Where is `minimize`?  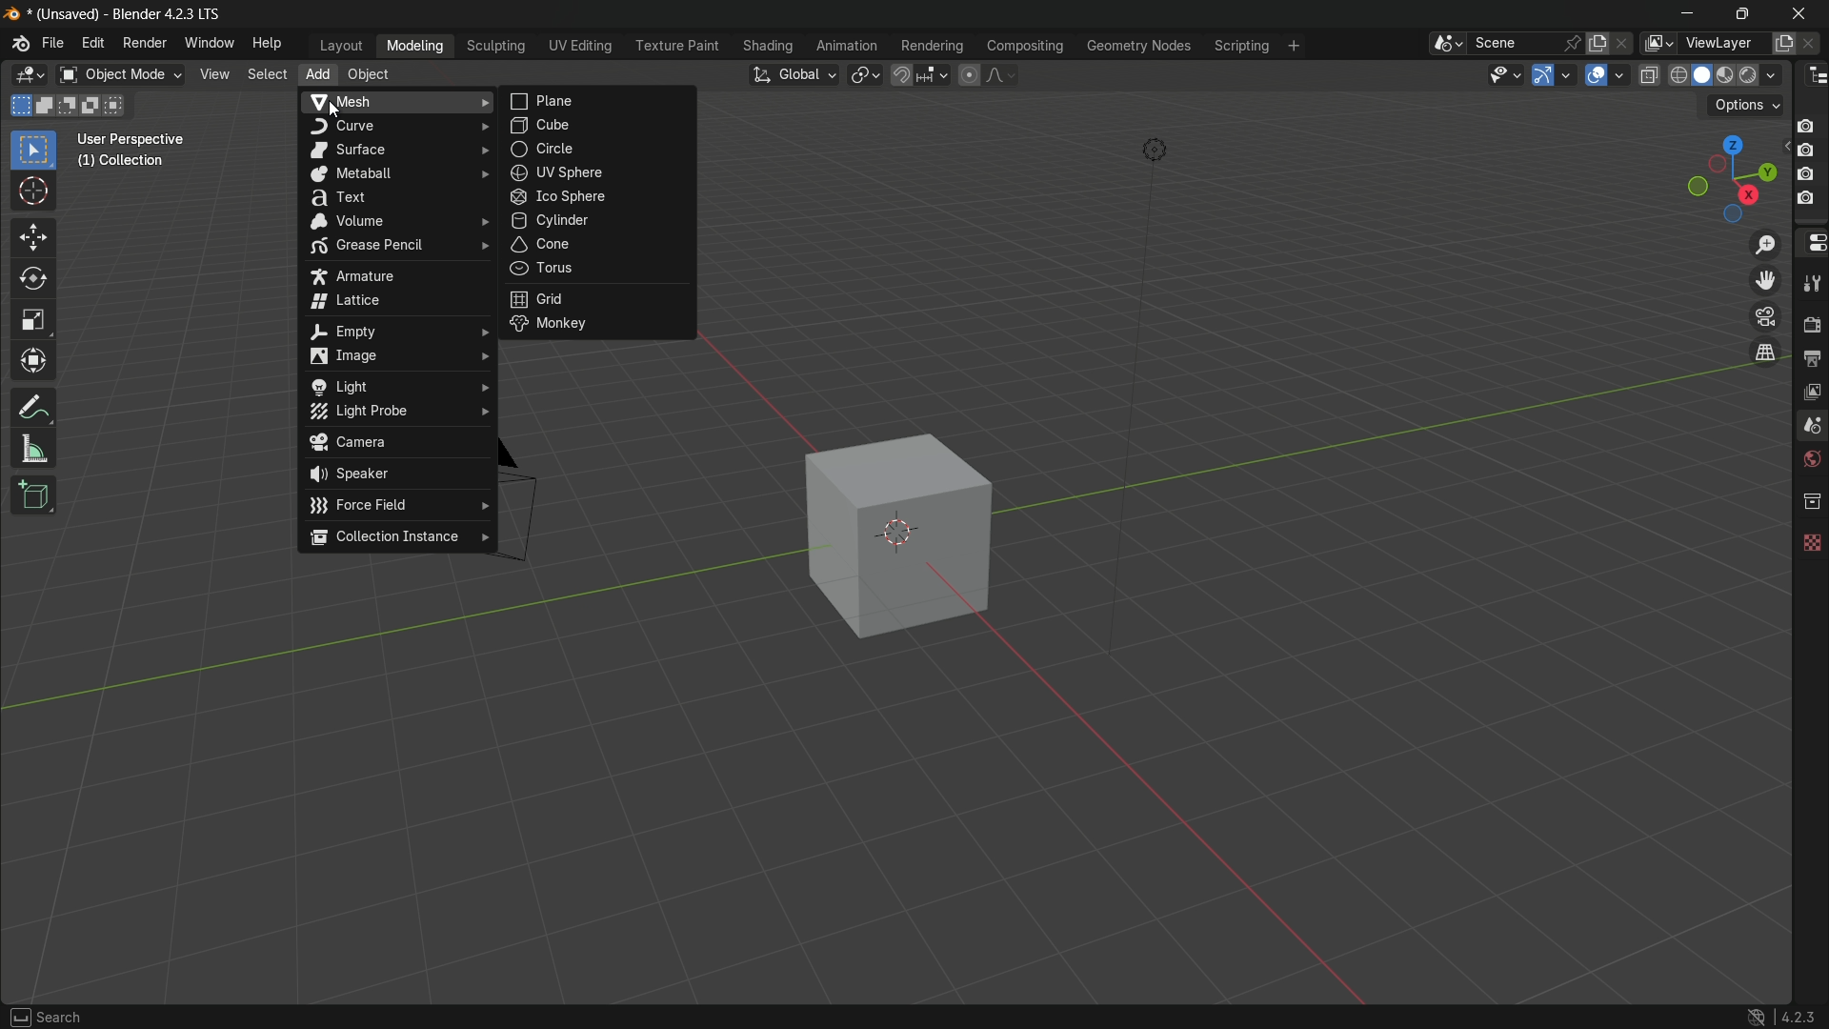
minimize is located at coordinates (1687, 15).